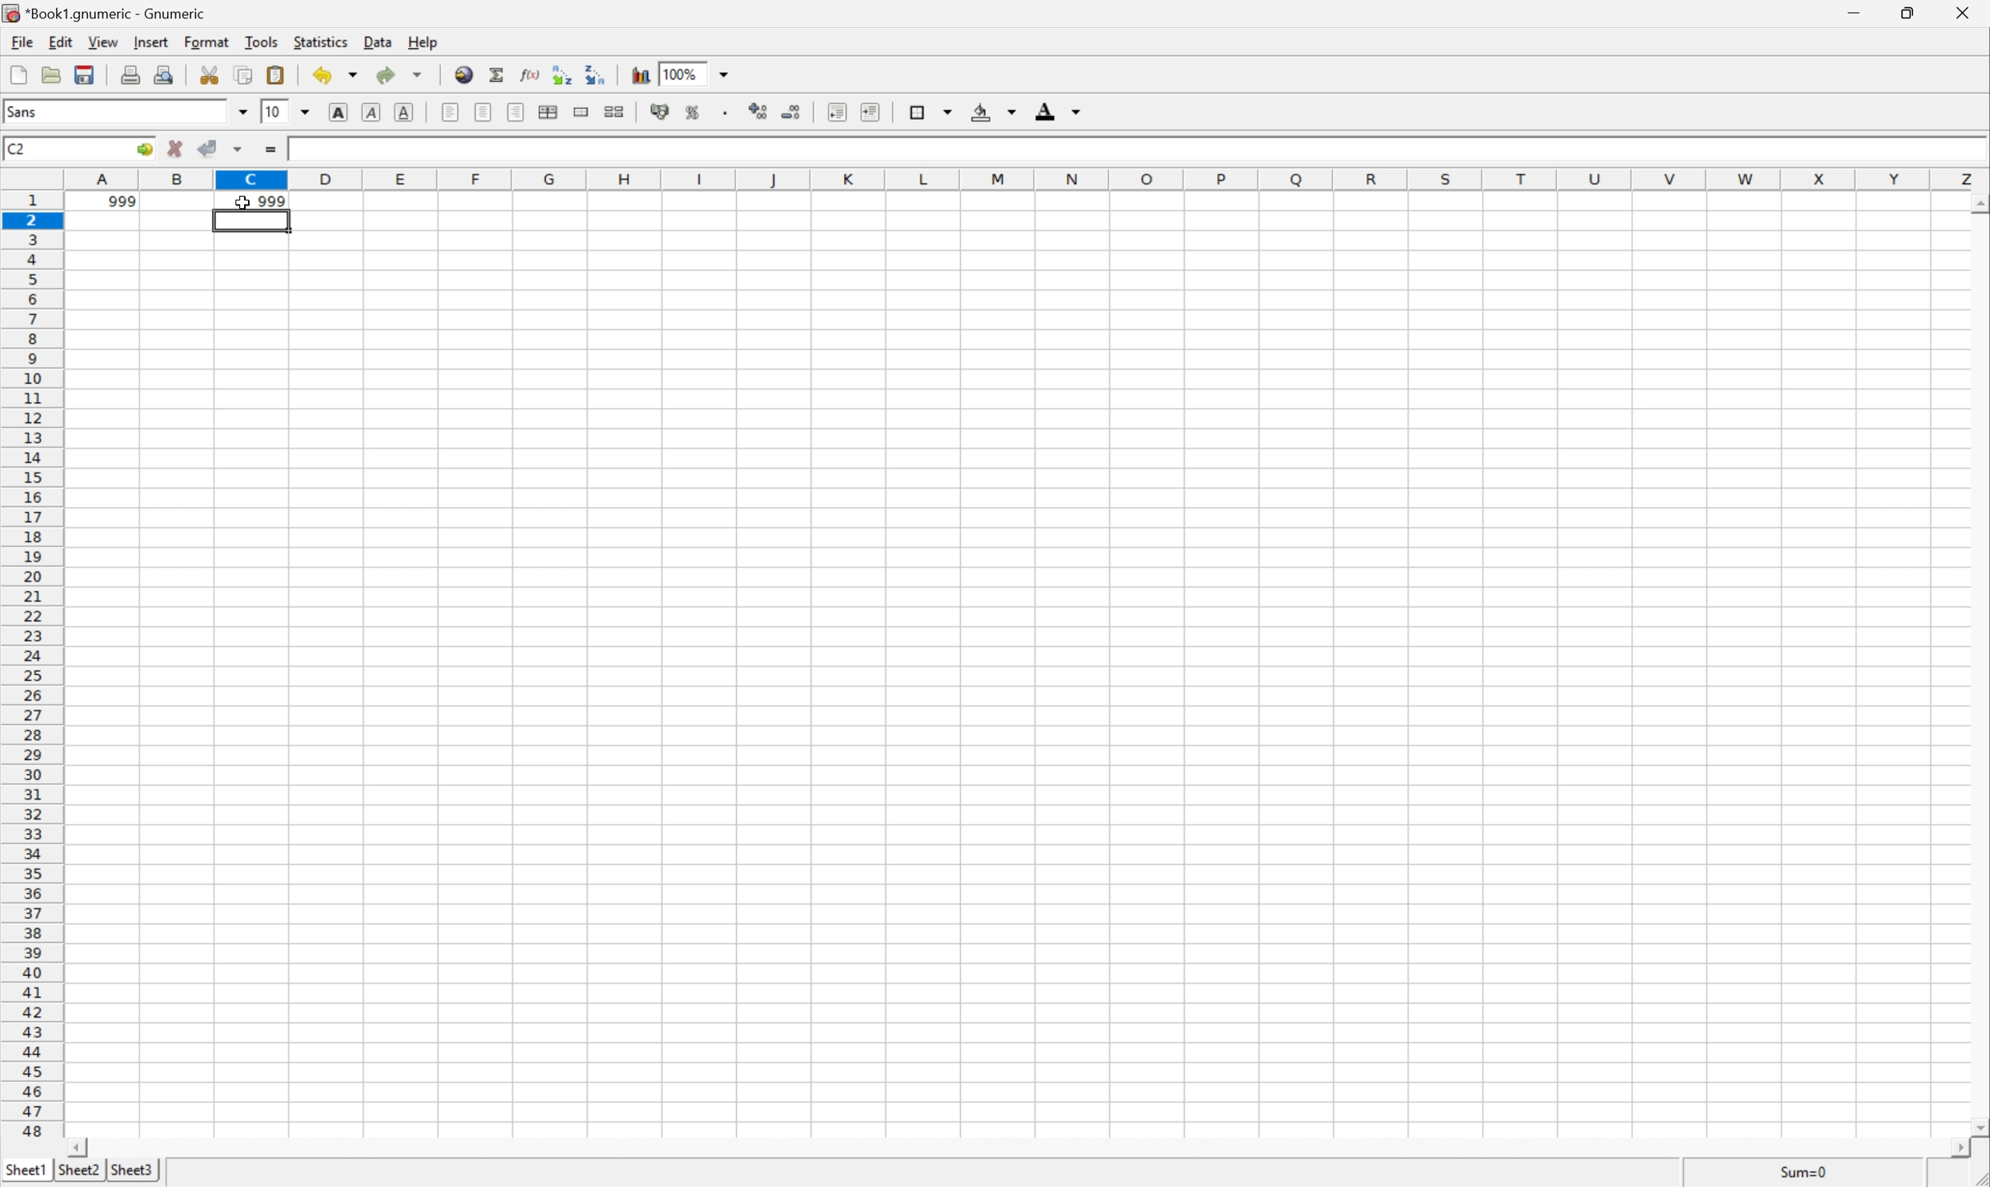 This screenshot has width=1990, height=1187. What do you see at coordinates (449, 113) in the screenshot?
I see `Align left` at bounding box center [449, 113].